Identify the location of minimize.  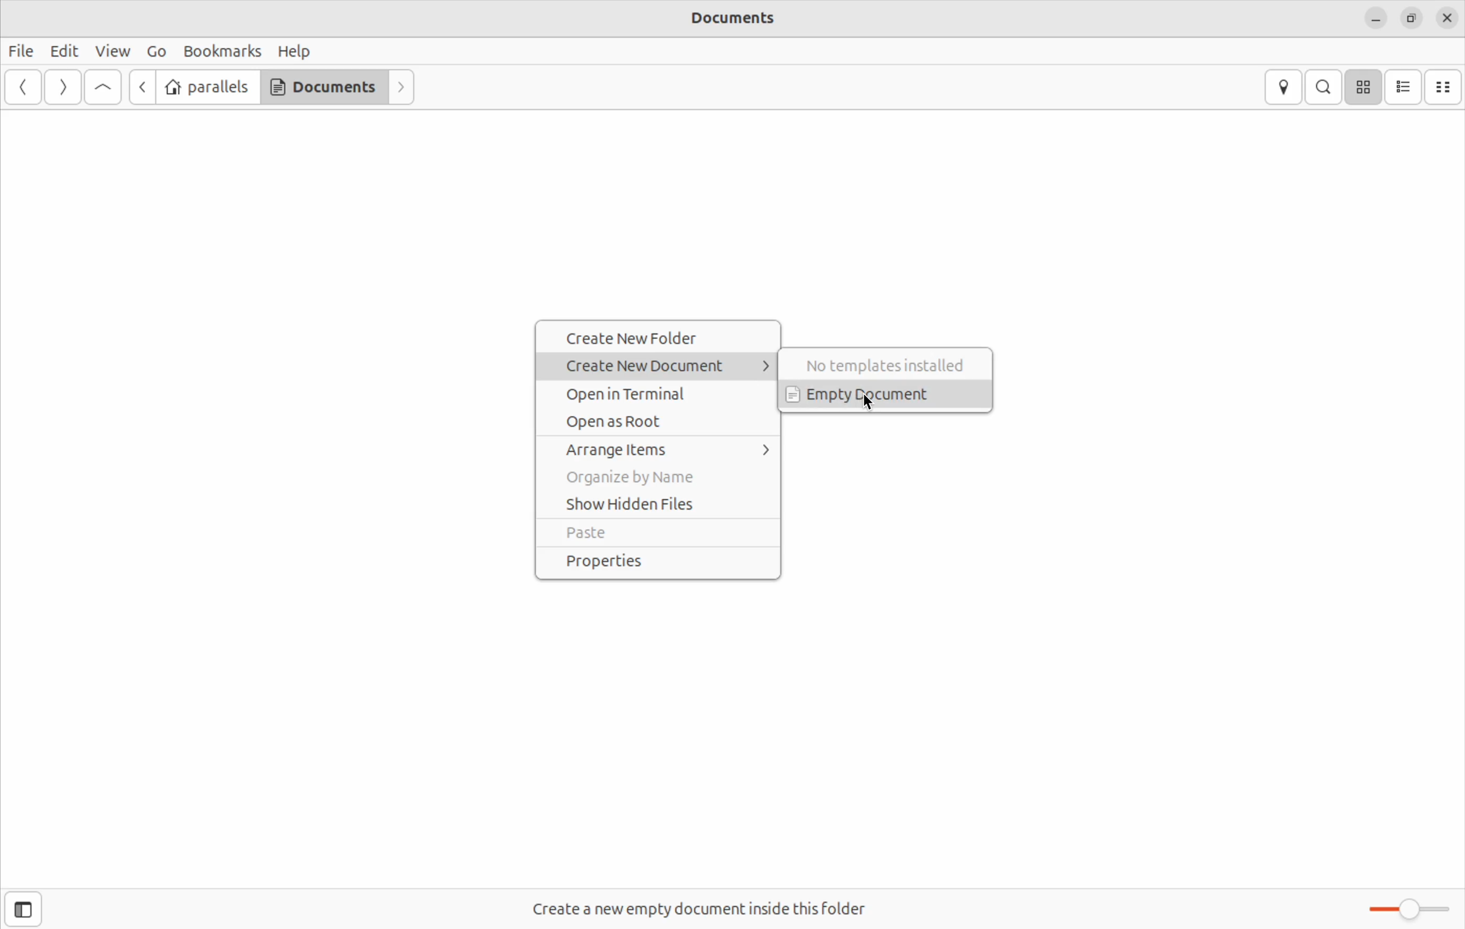
(1376, 18).